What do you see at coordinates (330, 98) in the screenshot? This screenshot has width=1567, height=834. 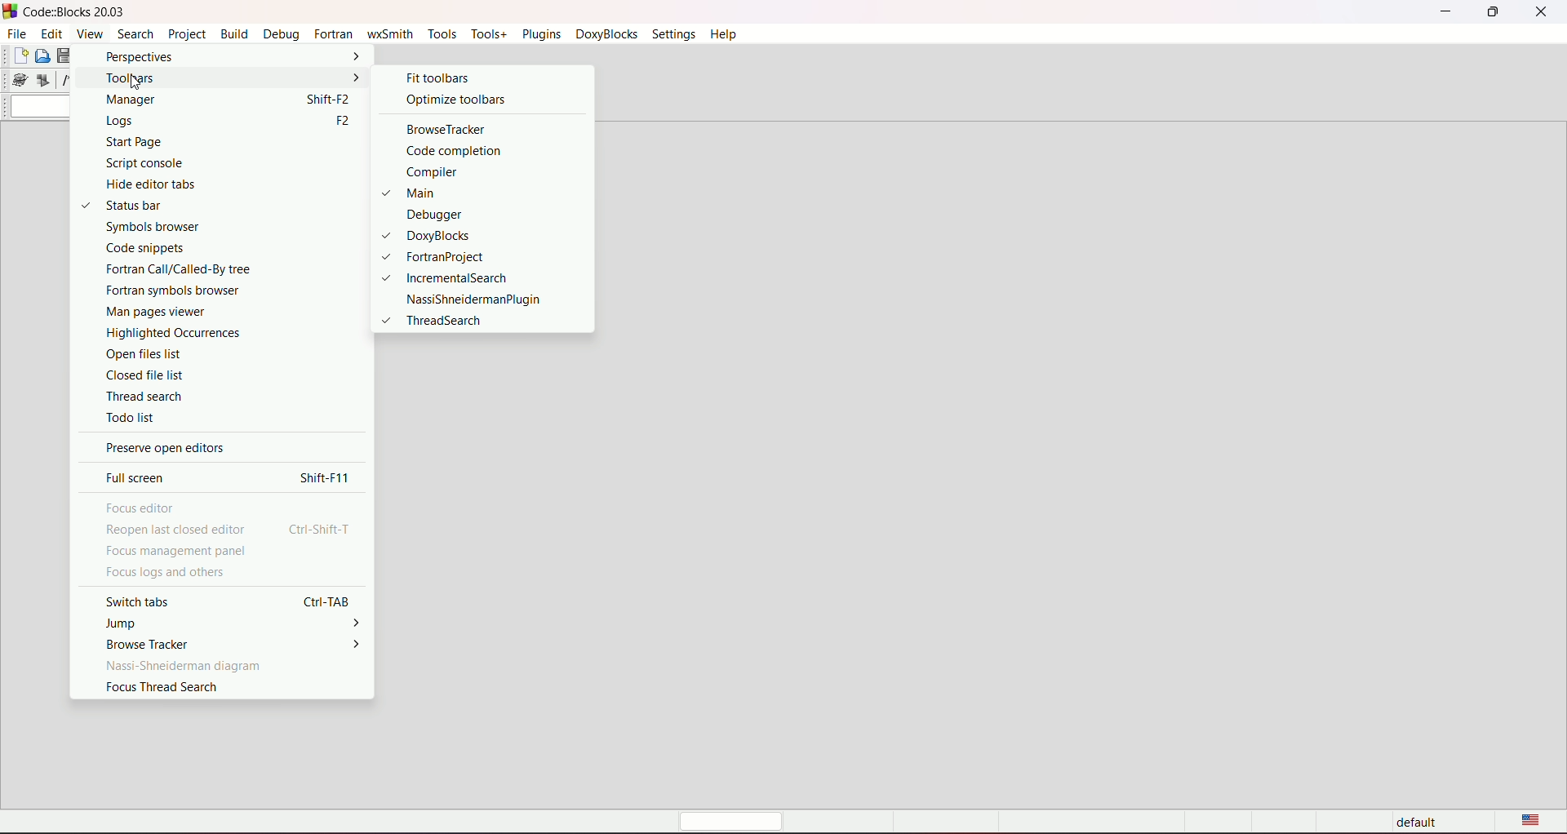 I see `shift+F2` at bounding box center [330, 98].